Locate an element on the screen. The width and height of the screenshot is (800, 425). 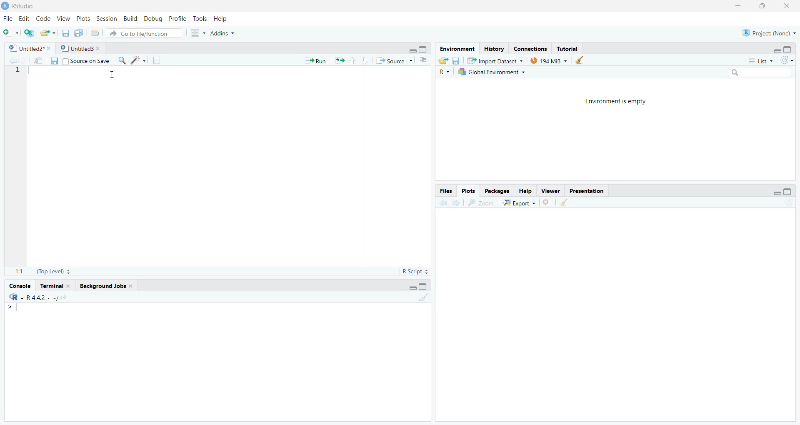
File is located at coordinates (8, 19).